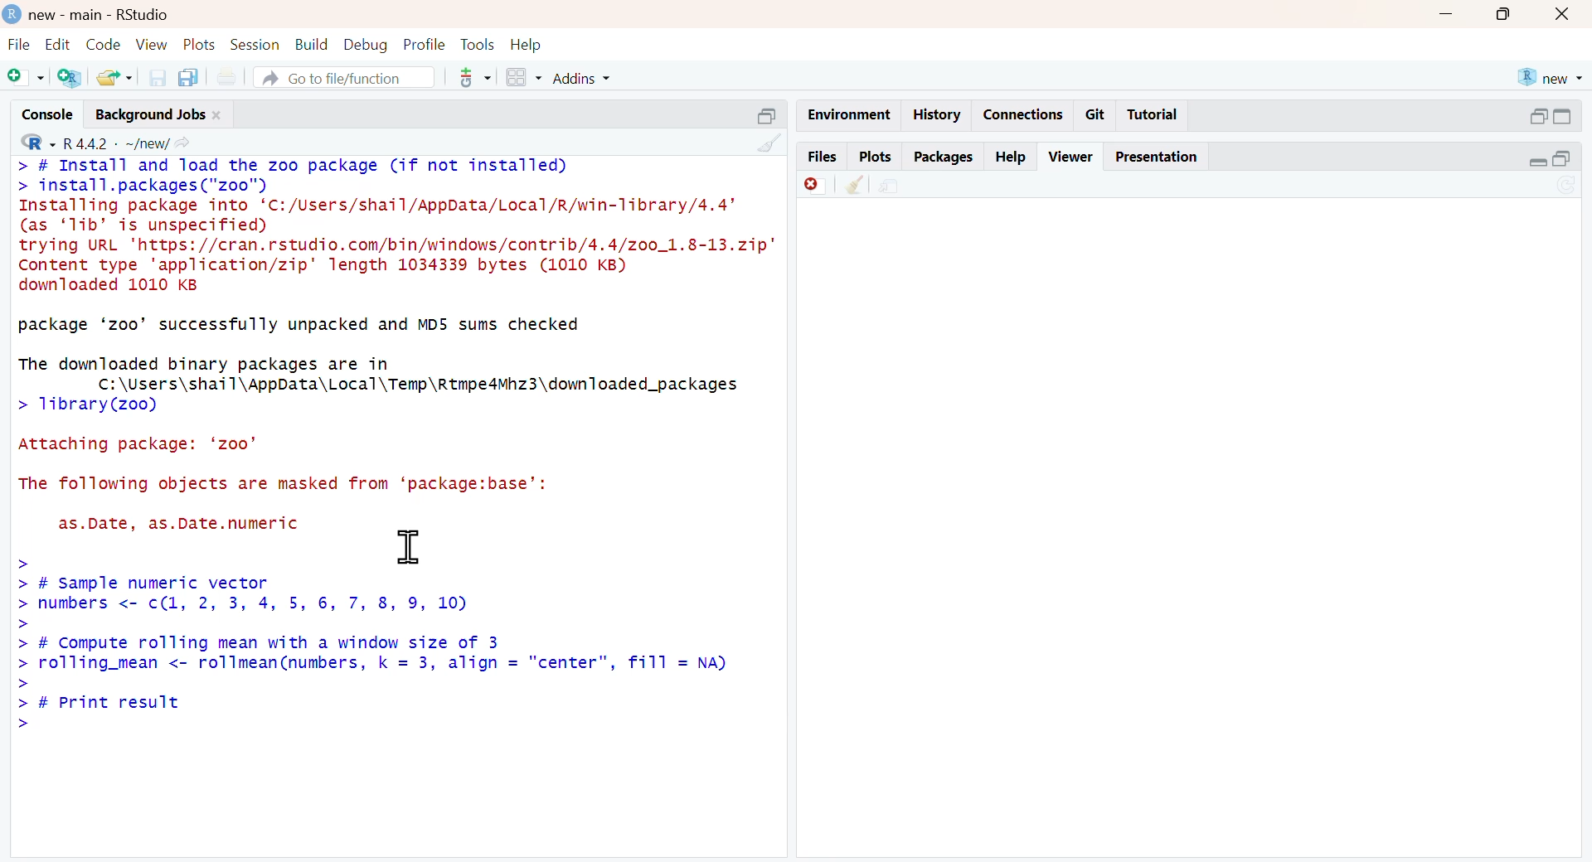 The height and width of the screenshot is (862, 1592). I want to click on connections, so click(1020, 114).